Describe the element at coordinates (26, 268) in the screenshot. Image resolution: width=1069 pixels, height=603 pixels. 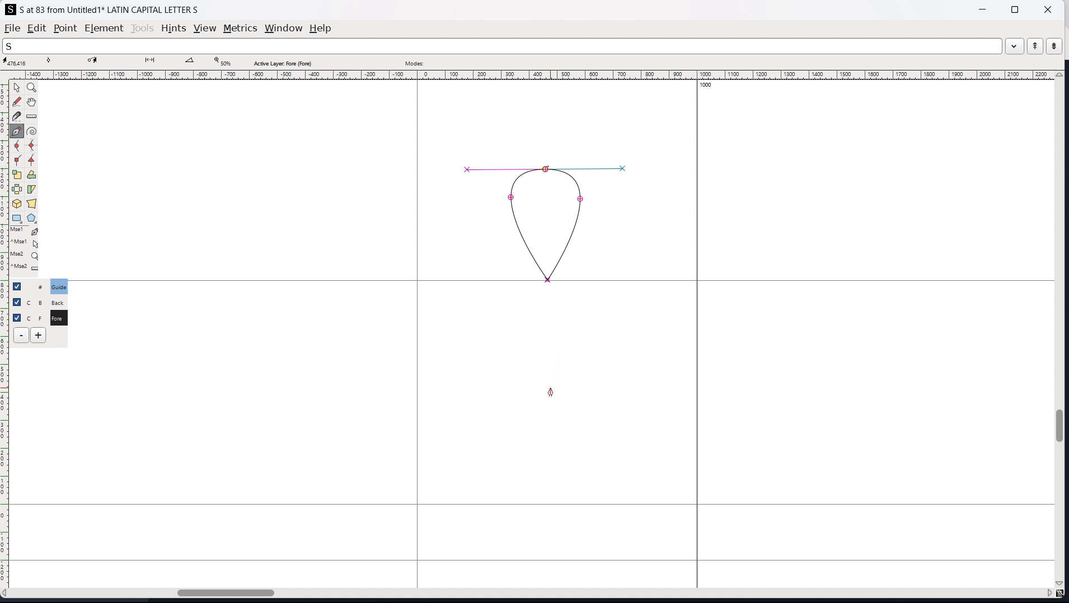
I see `^Mse2` at that location.